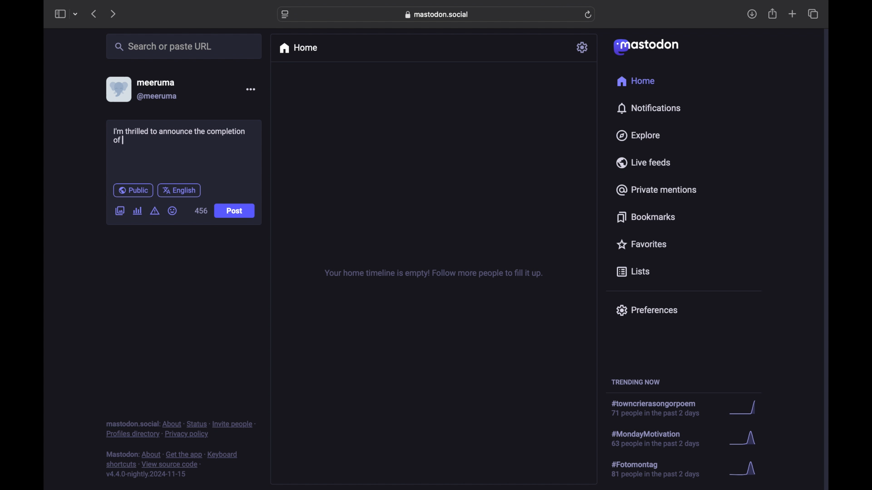  What do you see at coordinates (158, 97) in the screenshot?
I see `@meeruma` at bounding box center [158, 97].